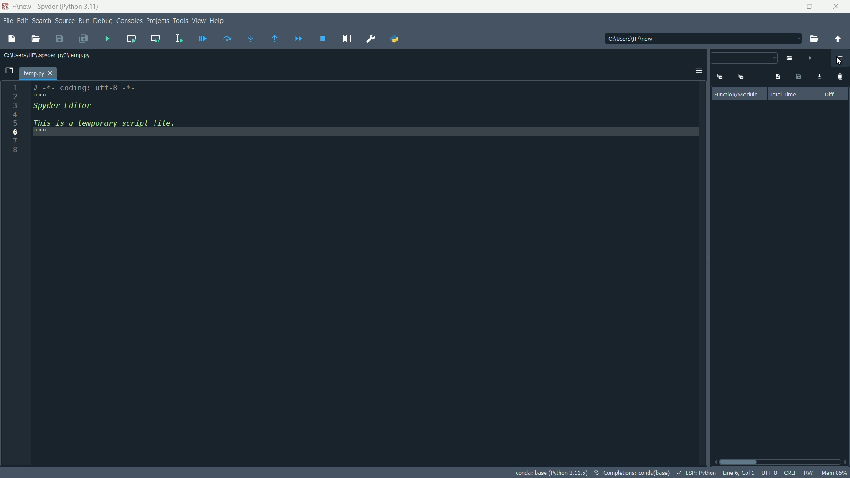  I want to click on run file, so click(108, 38).